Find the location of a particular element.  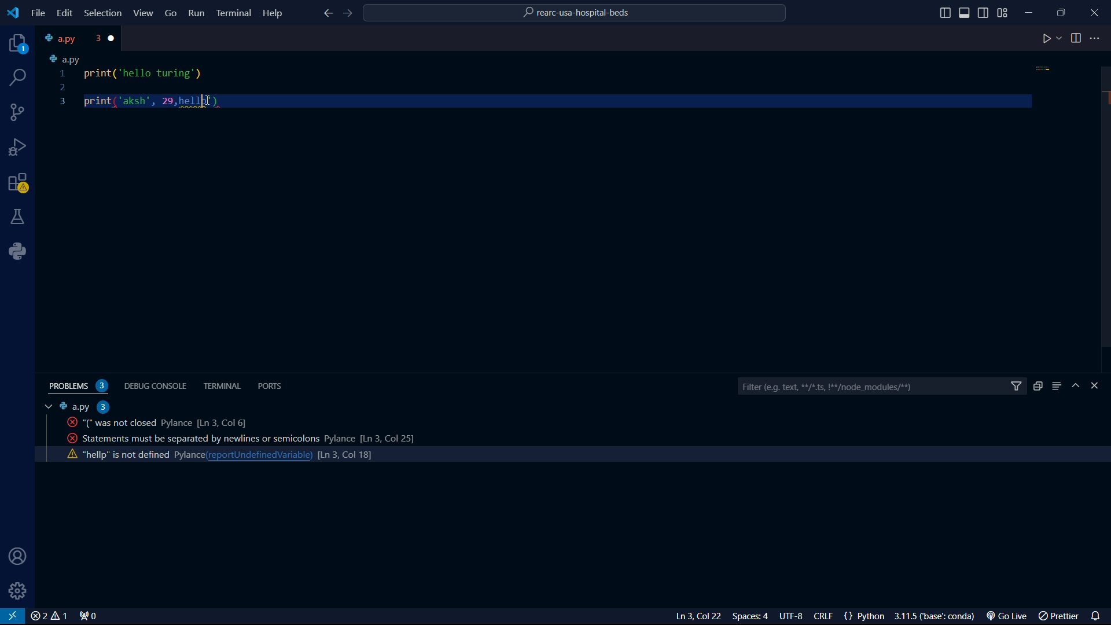

bug is located at coordinates (20, 145).